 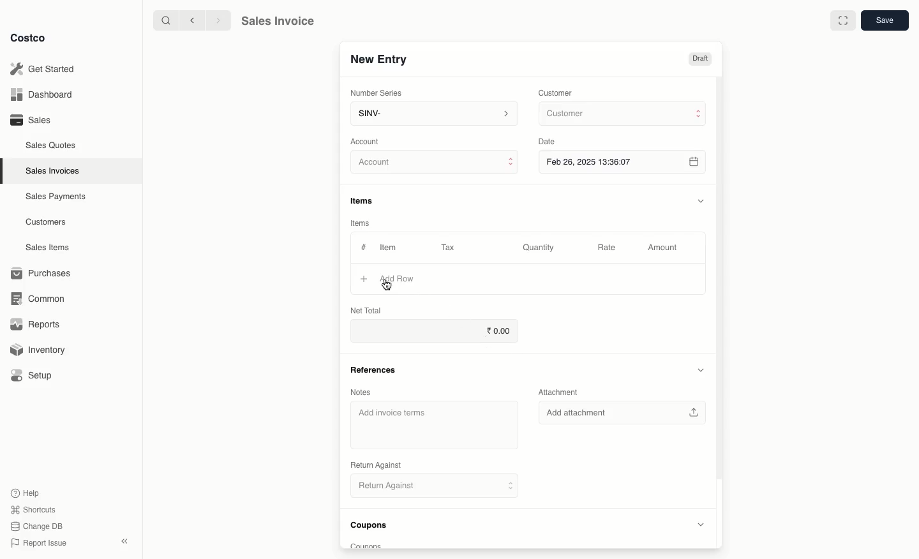 What do you see at coordinates (886, 22) in the screenshot?
I see `Save` at bounding box center [886, 22].